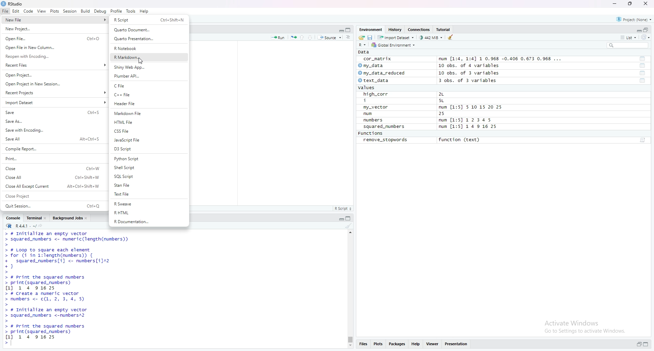  Describe the element at coordinates (629, 45) in the screenshot. I see `search` at that location.